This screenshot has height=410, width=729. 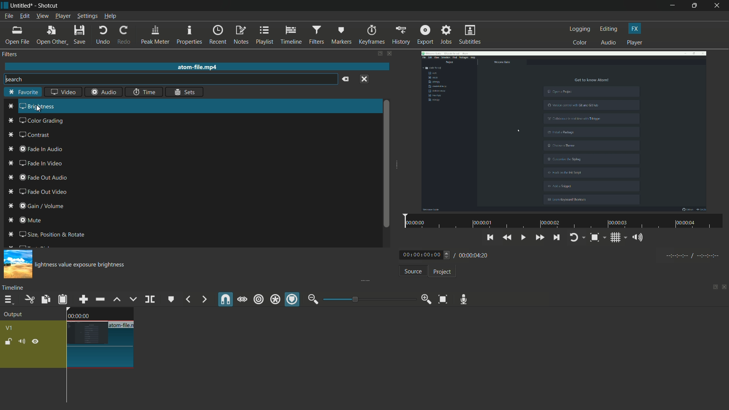 What do you see at coordinates (42, 16) in the screenshot?
I see `view menu` at bounding box center [42, 16].